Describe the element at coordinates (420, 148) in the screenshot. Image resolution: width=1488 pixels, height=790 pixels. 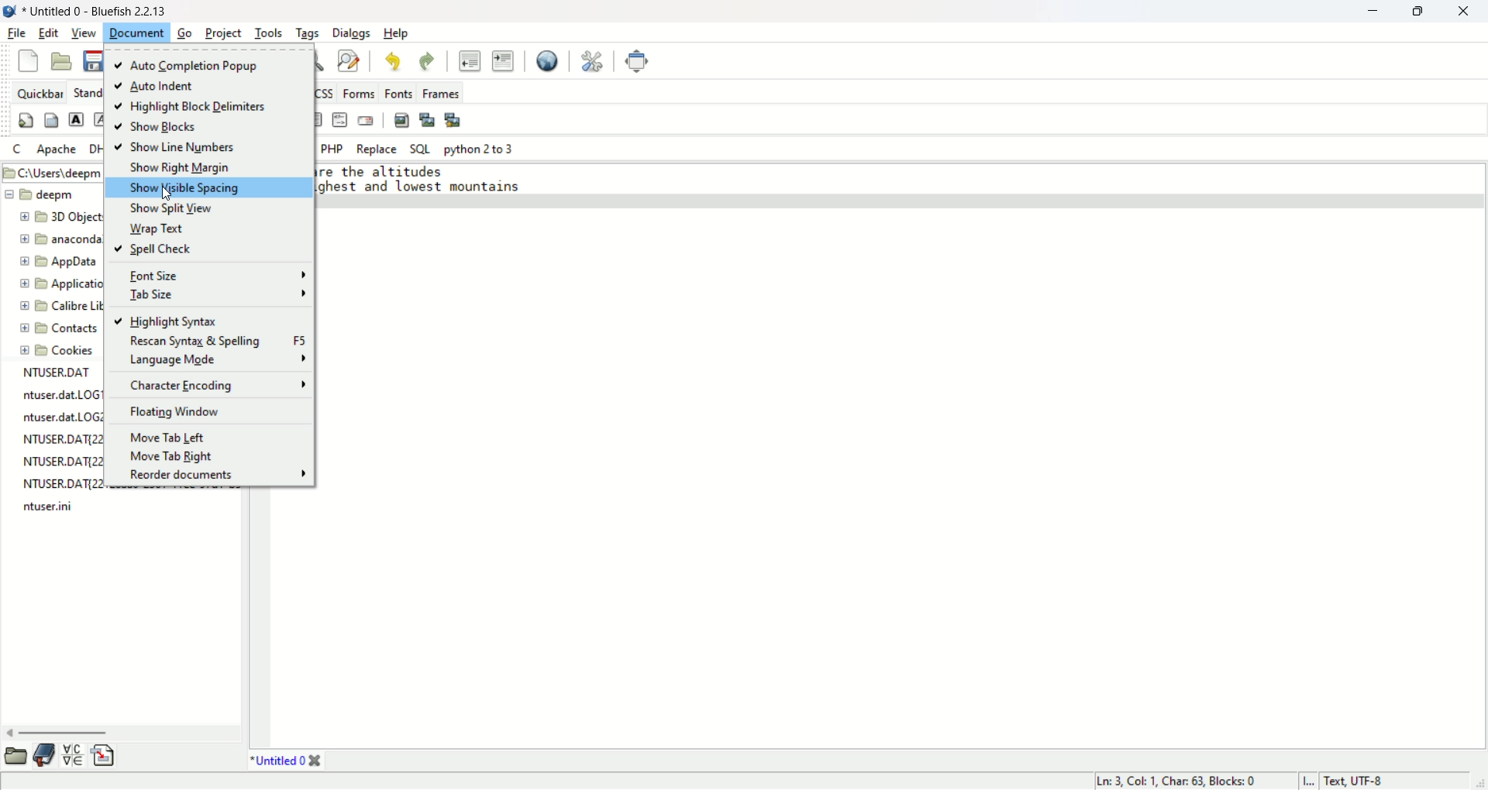
I see `SQL` at that location.